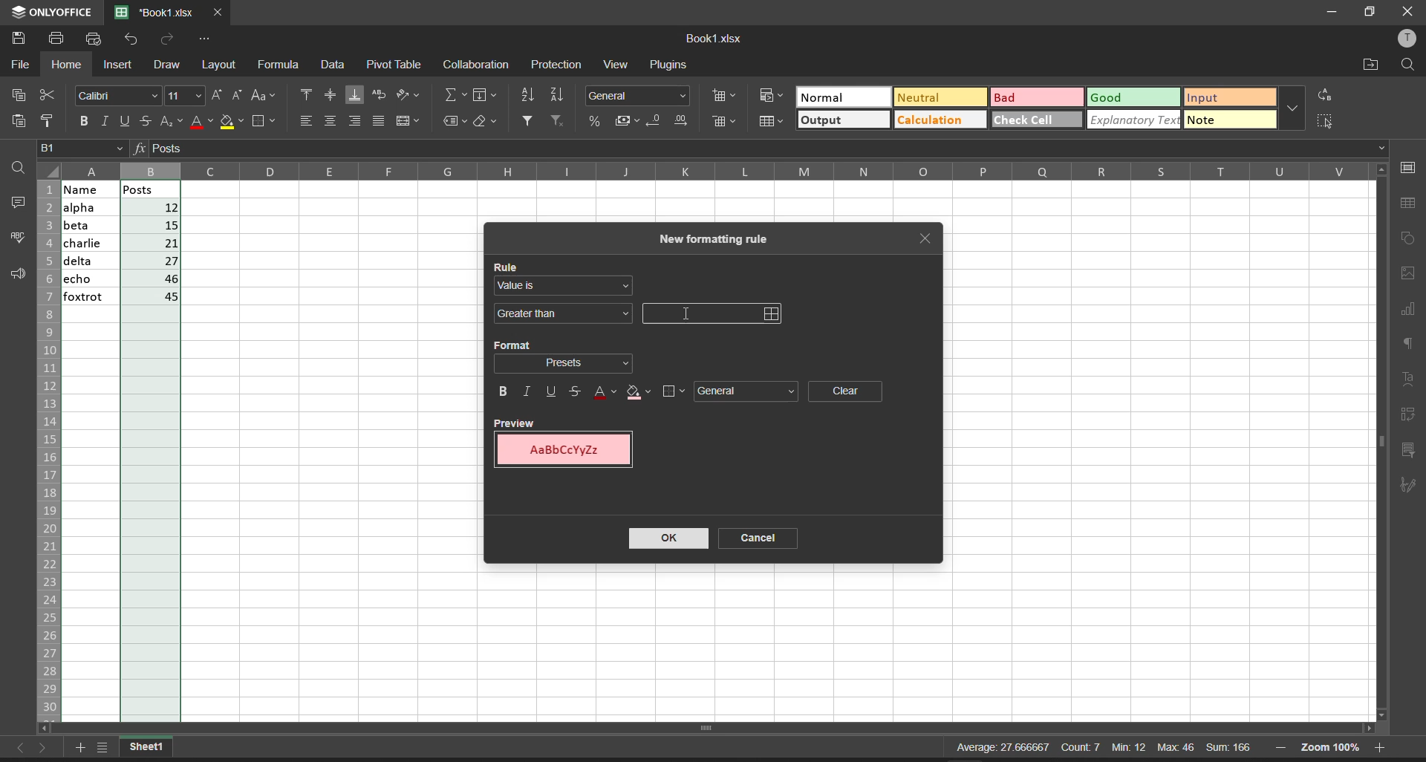 This screenshot has width=1426, height=762. Describe the element at coordinates (568, 364) in the screenshot. I see `format selection dropdown` at that location.